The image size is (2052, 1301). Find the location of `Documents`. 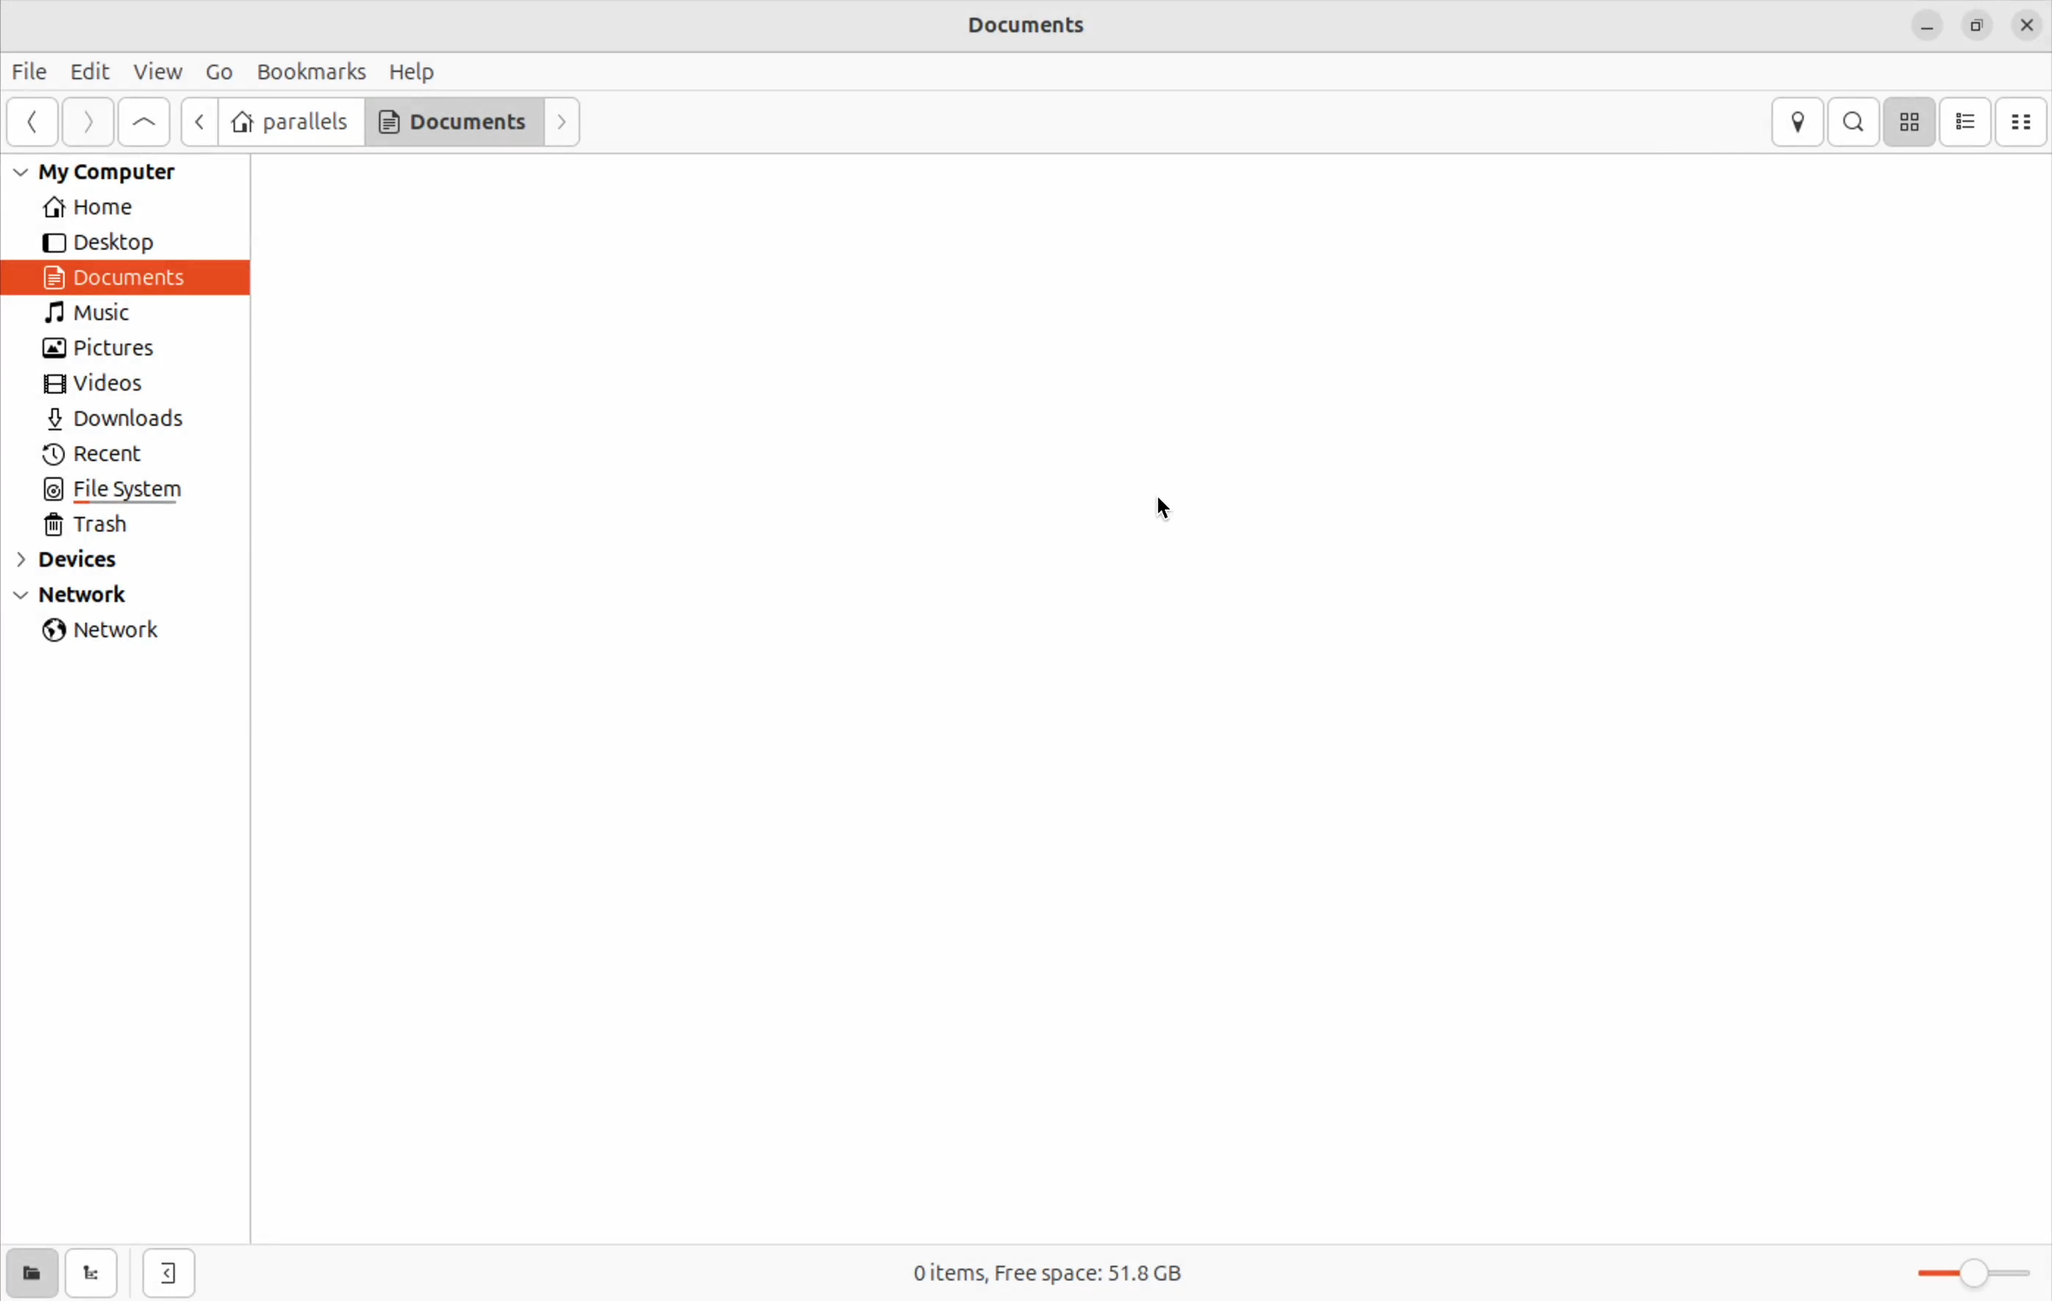

Documents is located at coordinates (1032, 26).